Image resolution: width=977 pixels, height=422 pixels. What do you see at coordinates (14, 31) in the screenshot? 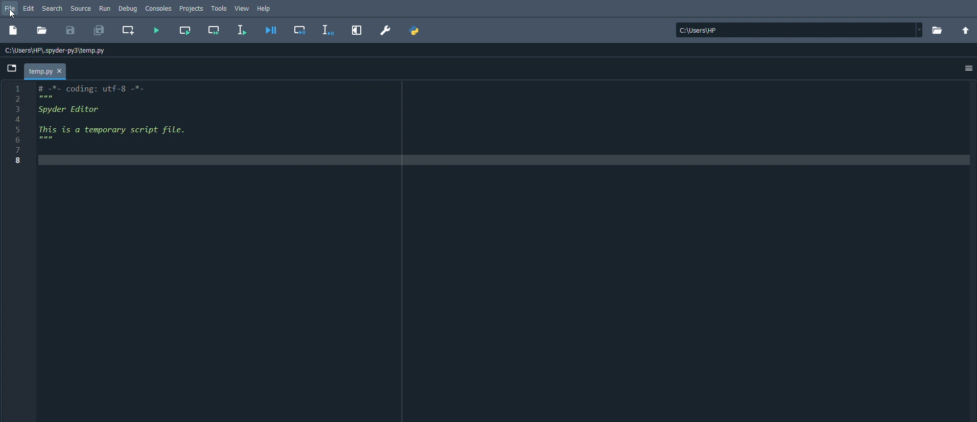
I see `New file` at bounding box center [14, 31].